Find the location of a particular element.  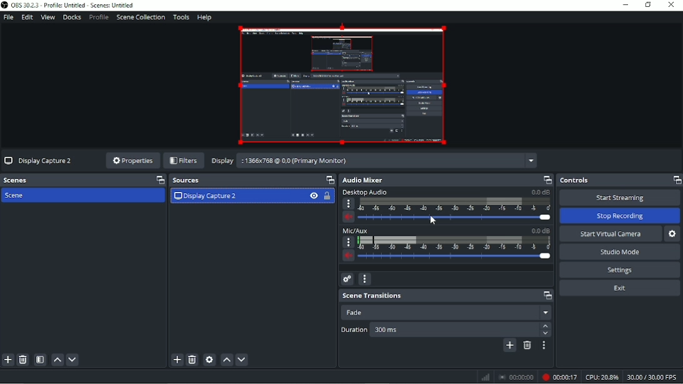

Transition properties is located at coordinates (544, 346).